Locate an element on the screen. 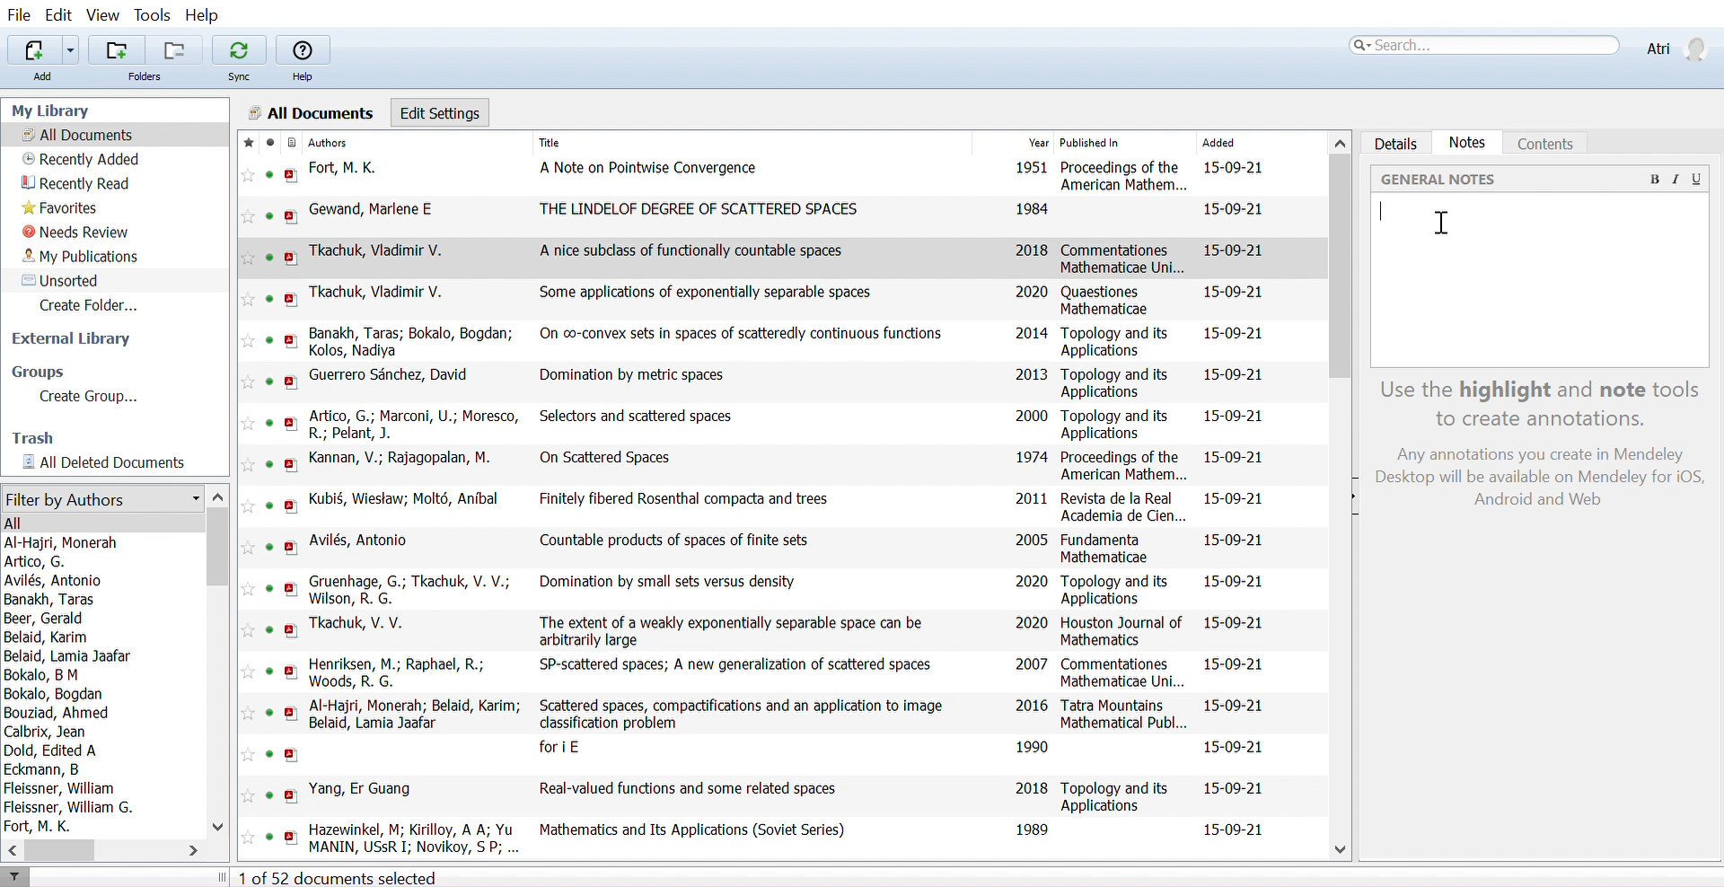 The height and width of the screenshot is (887, 1724). Add this reference to favorites is located at coordinates (249, 796).